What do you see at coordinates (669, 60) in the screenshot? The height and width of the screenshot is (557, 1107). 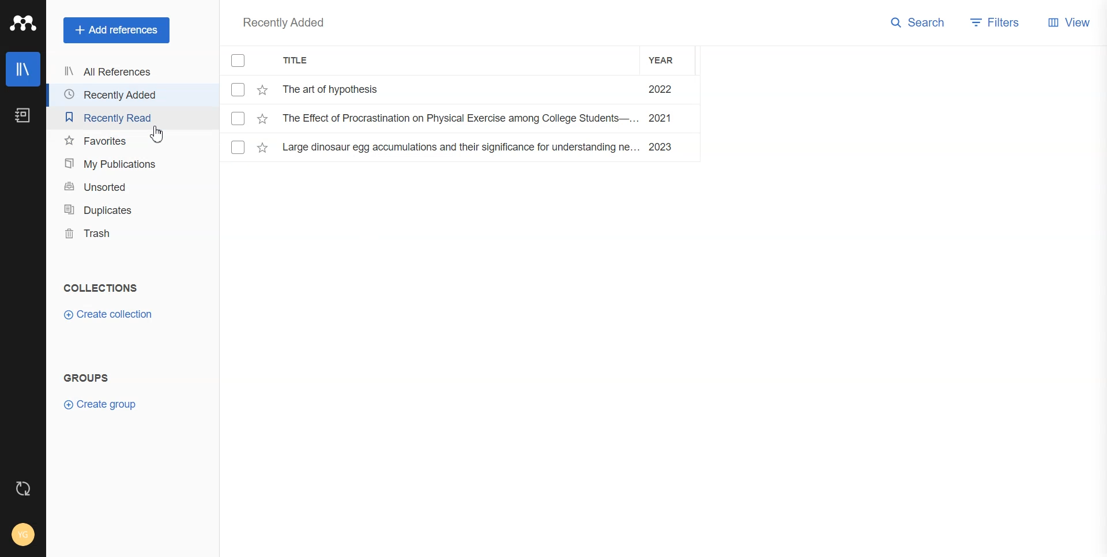 I see `Year` at bounding box center [669, 60].